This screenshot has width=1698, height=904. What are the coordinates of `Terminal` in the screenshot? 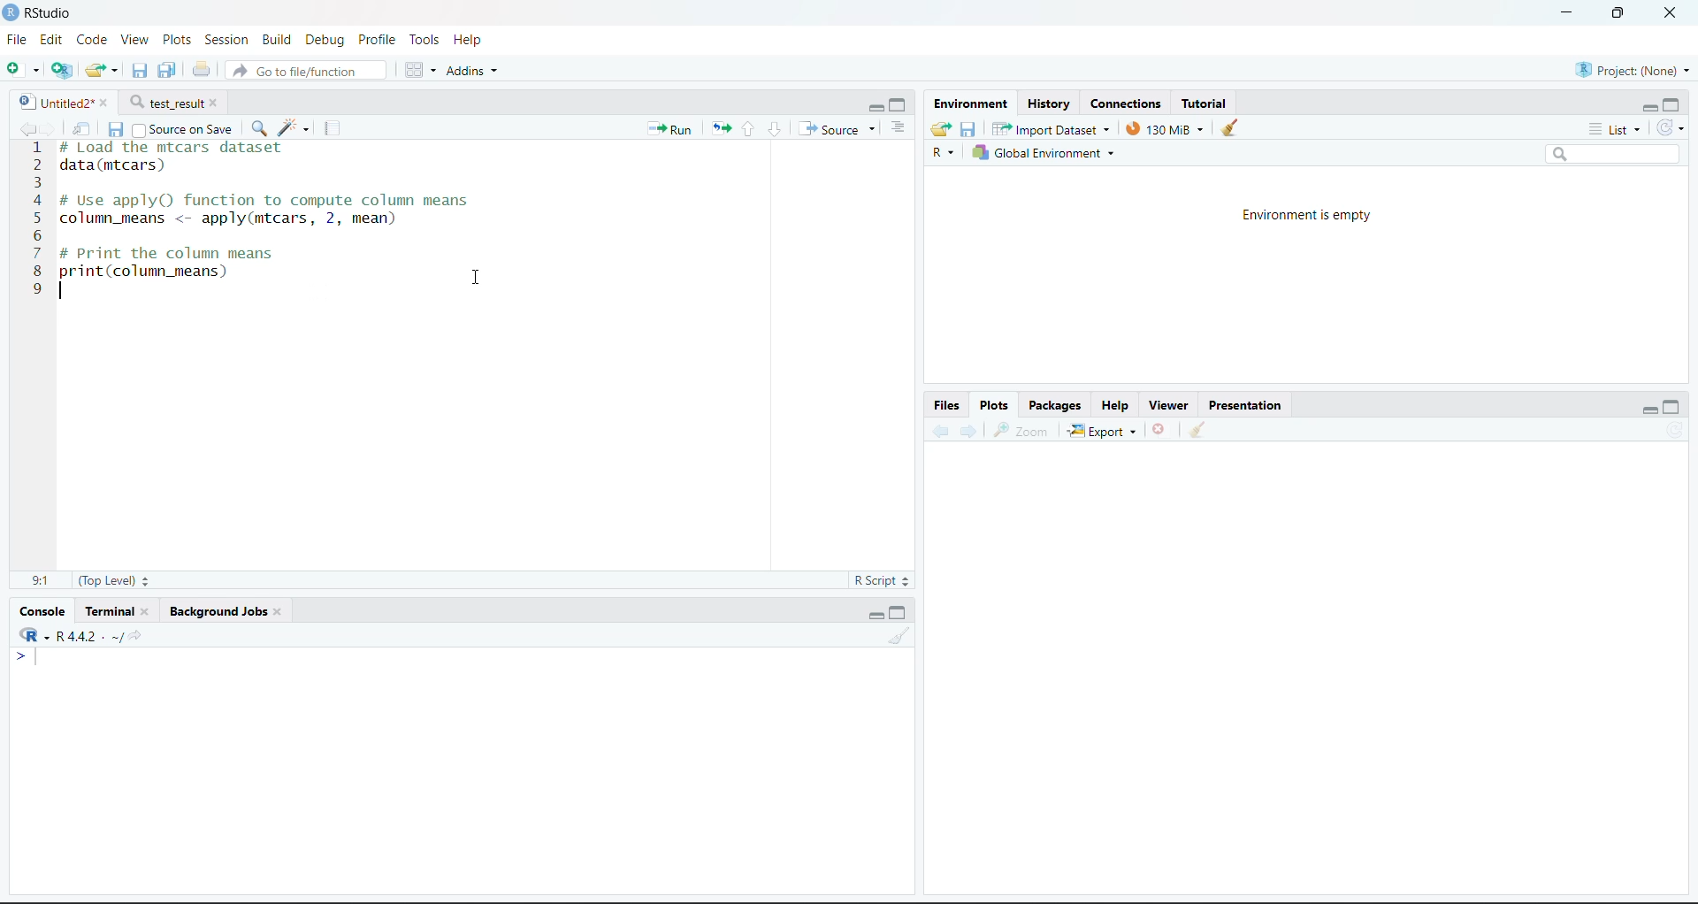 It's located at (119, 608).